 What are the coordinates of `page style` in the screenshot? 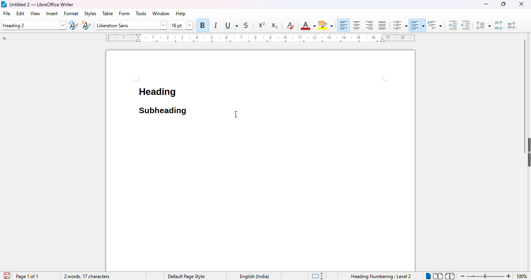 It's located at (186, 276).